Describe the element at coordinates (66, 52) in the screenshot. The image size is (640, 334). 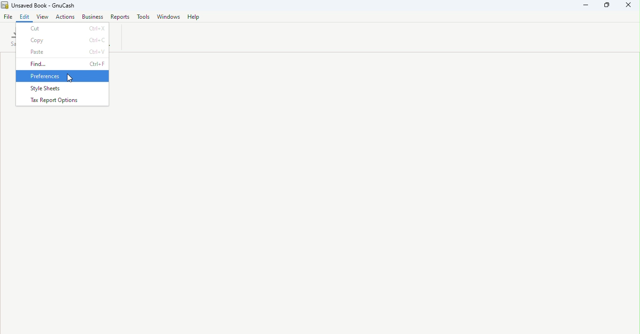
I see `Paste` at that location.